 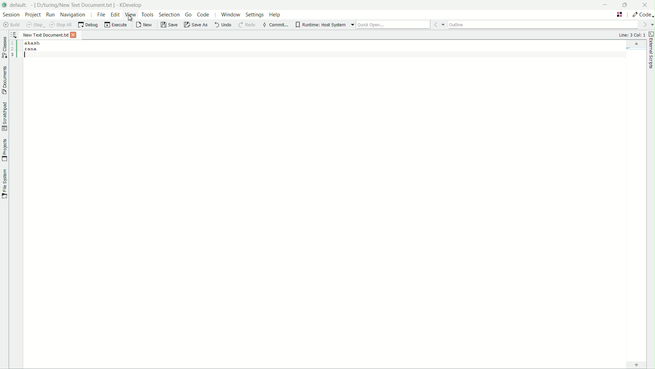 What do you see at coordinates (620, 14) in the screenshot?
I see `tab layout` at bounding box center [620, 14].